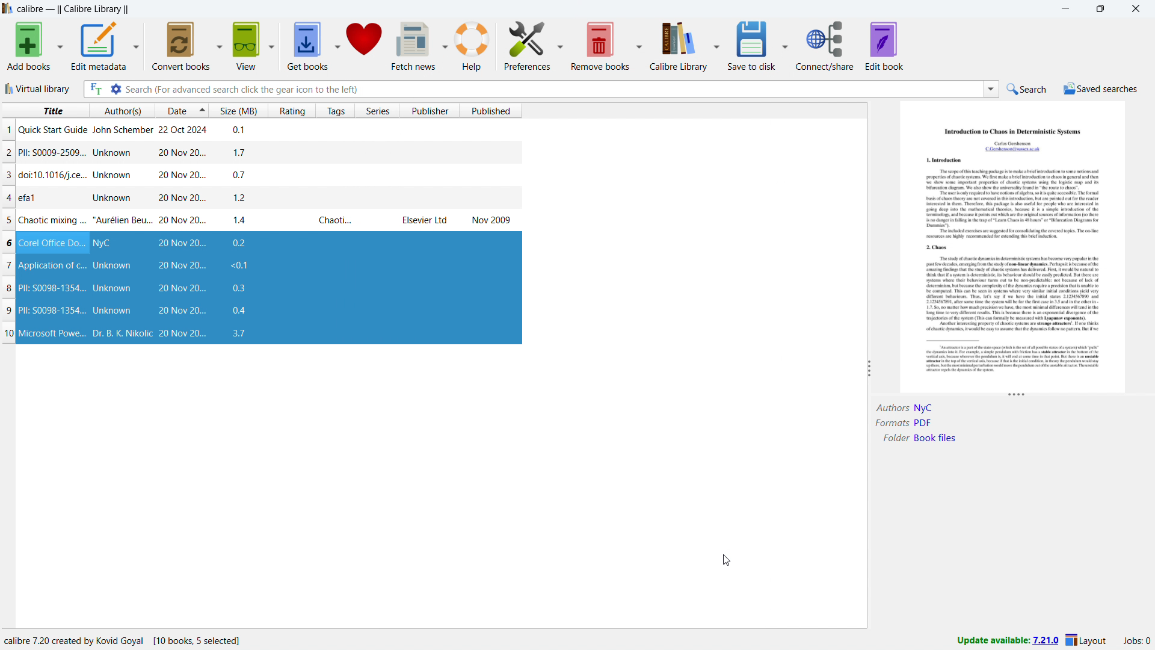 The image size is (1155, 650). What do you see at coordinates (717, 44) in the screenshot?
I see `calibre library options` at bounding box center [717, 44].